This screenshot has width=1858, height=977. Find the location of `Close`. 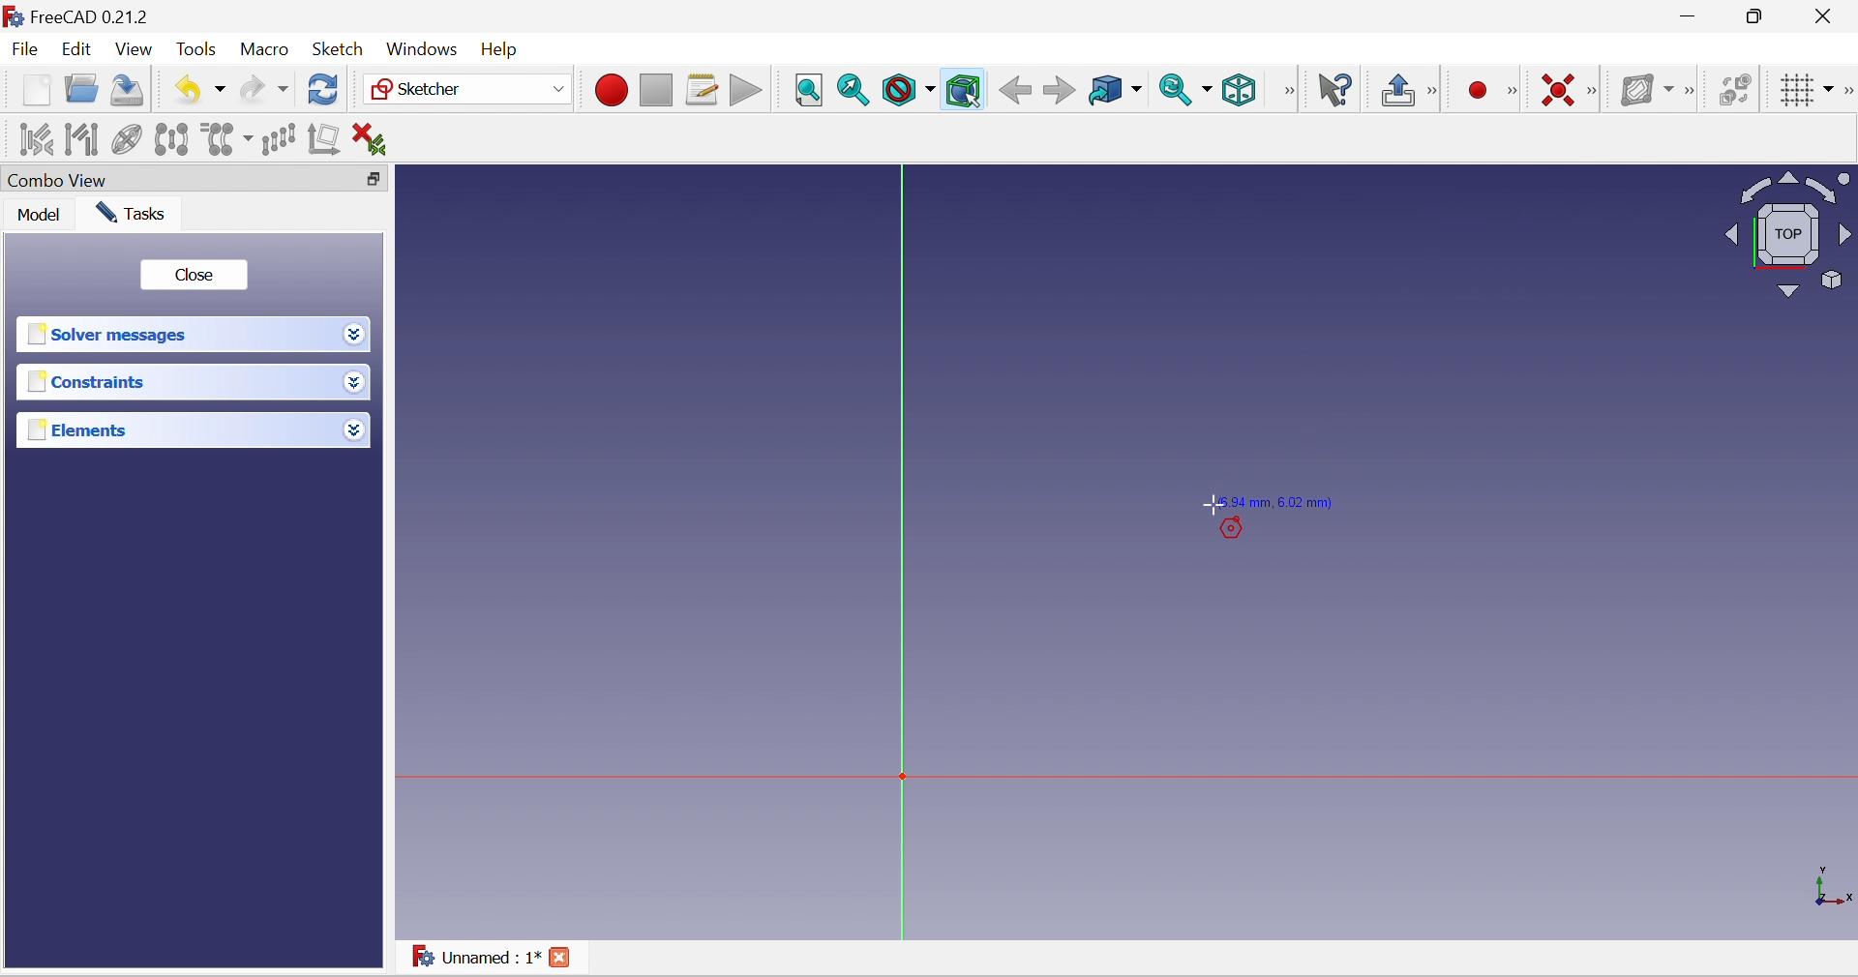

Close is located at coordinates (558, 957).